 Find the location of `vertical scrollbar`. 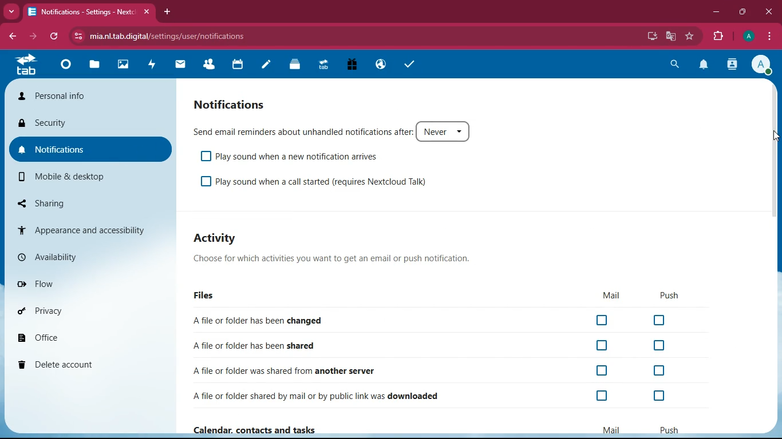

vertical scrollbar is located at coordinates (773, 151).